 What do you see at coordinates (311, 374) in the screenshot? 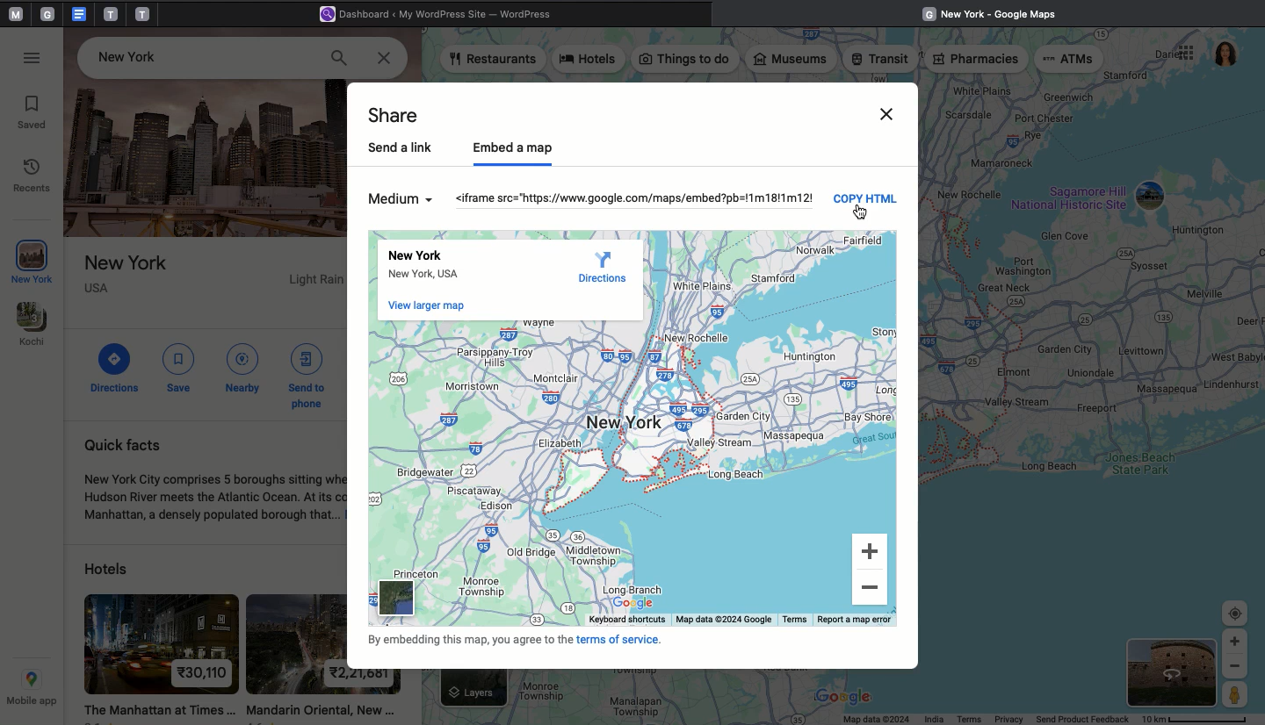
I see `Send to phone` at bounding box center [311, 374].